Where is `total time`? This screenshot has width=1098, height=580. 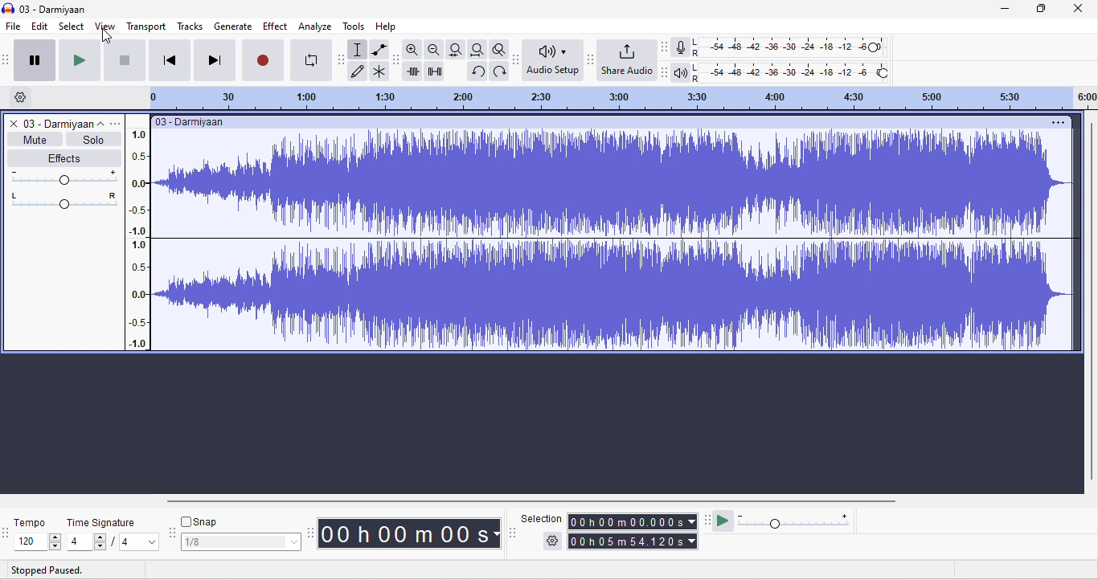 total time is located at coordinates (633, 541).